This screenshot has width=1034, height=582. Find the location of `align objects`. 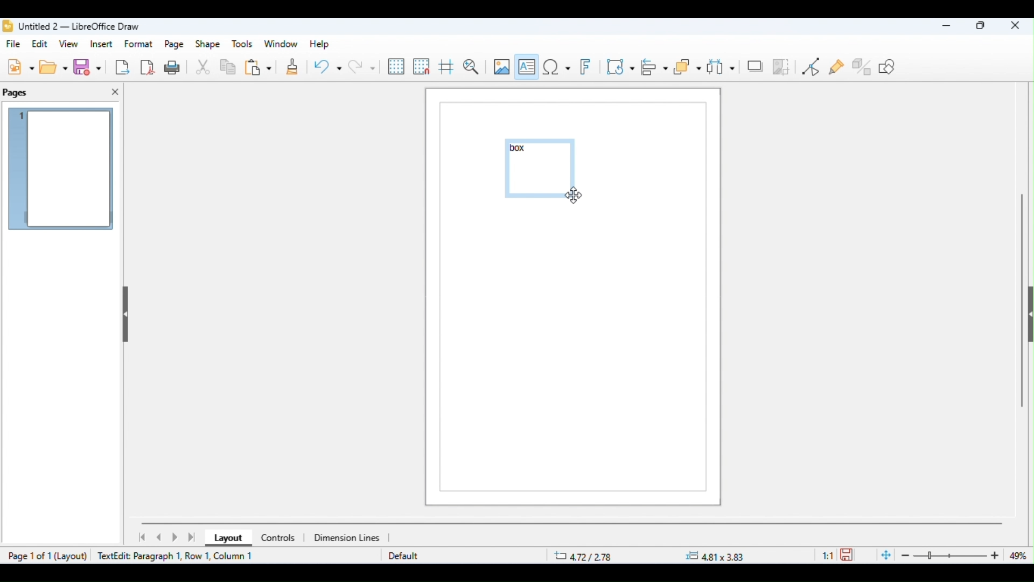

align objects is located at coordinates (655, 67).